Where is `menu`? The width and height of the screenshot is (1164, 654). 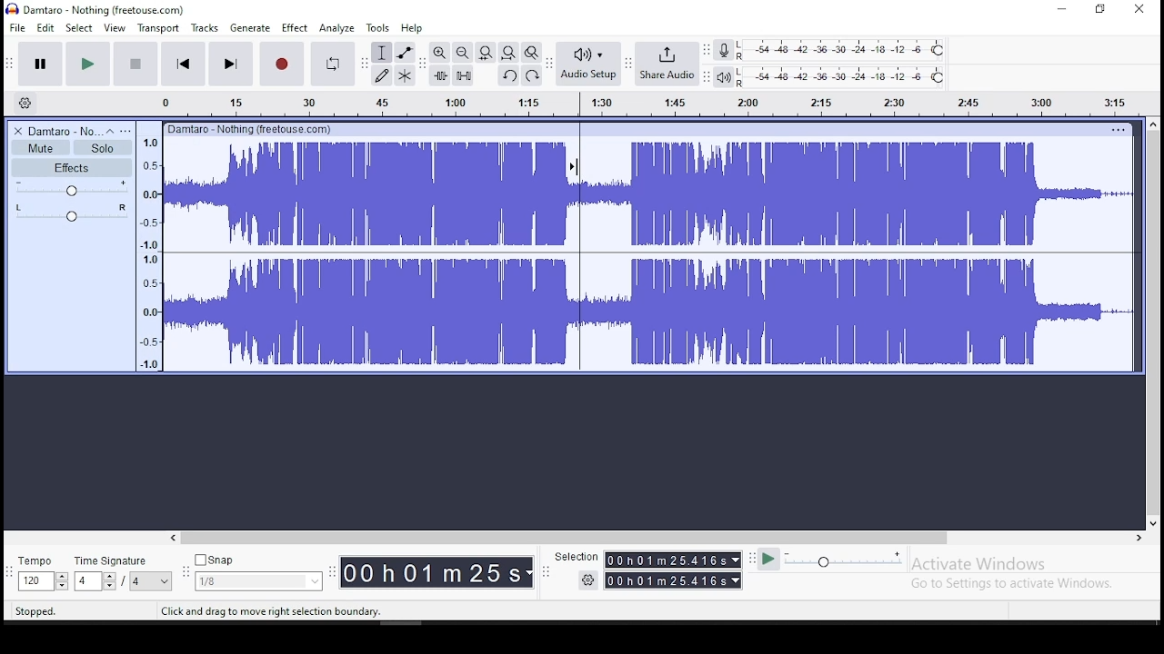
menu is located at coordinates (259, 581).